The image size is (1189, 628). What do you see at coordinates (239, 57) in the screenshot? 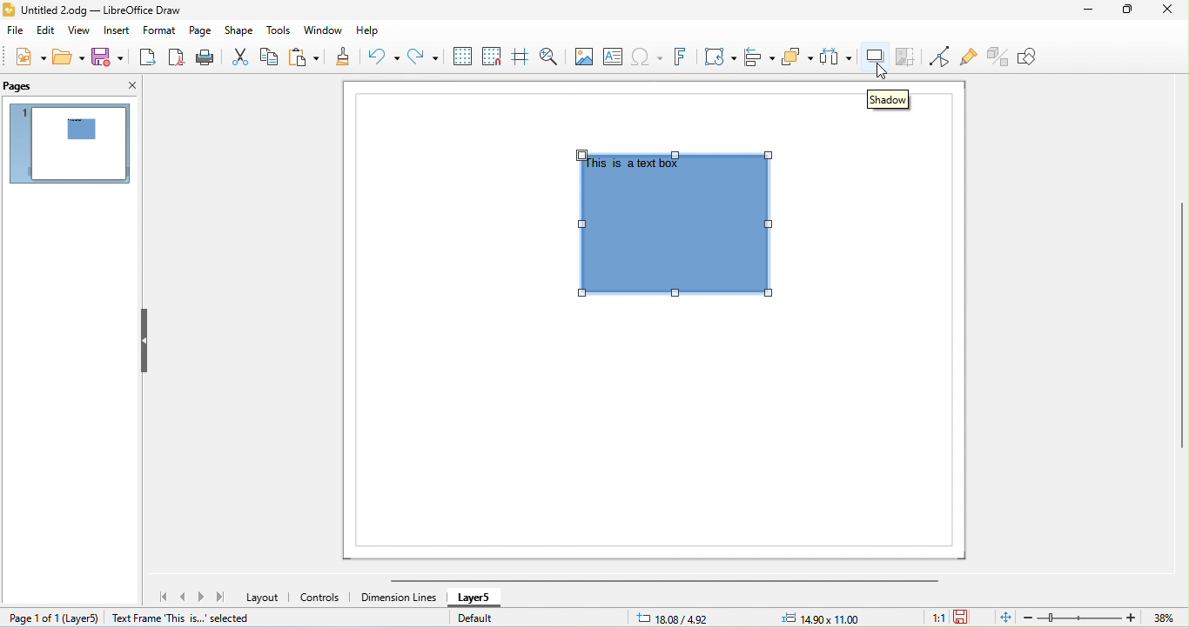
I see `cut` at bounding box center [239, 57].